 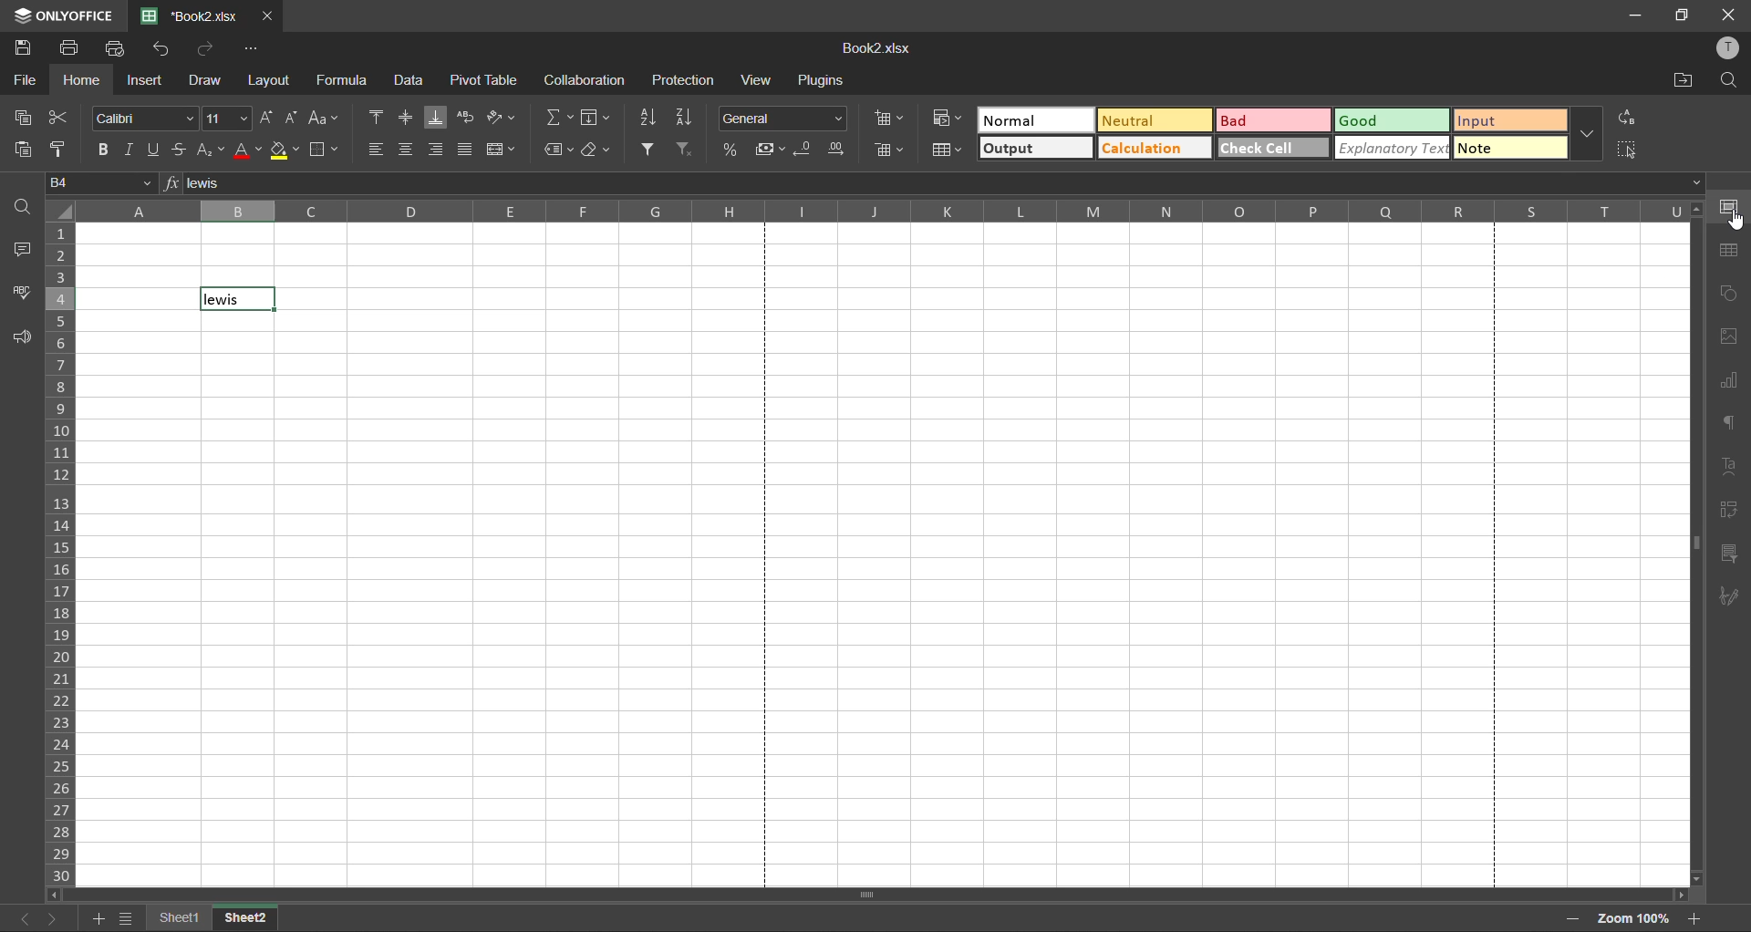 What do you see at coordinates (684, 150) in the screenshot?
I see `clear filter` at bounding box center [684, 150].